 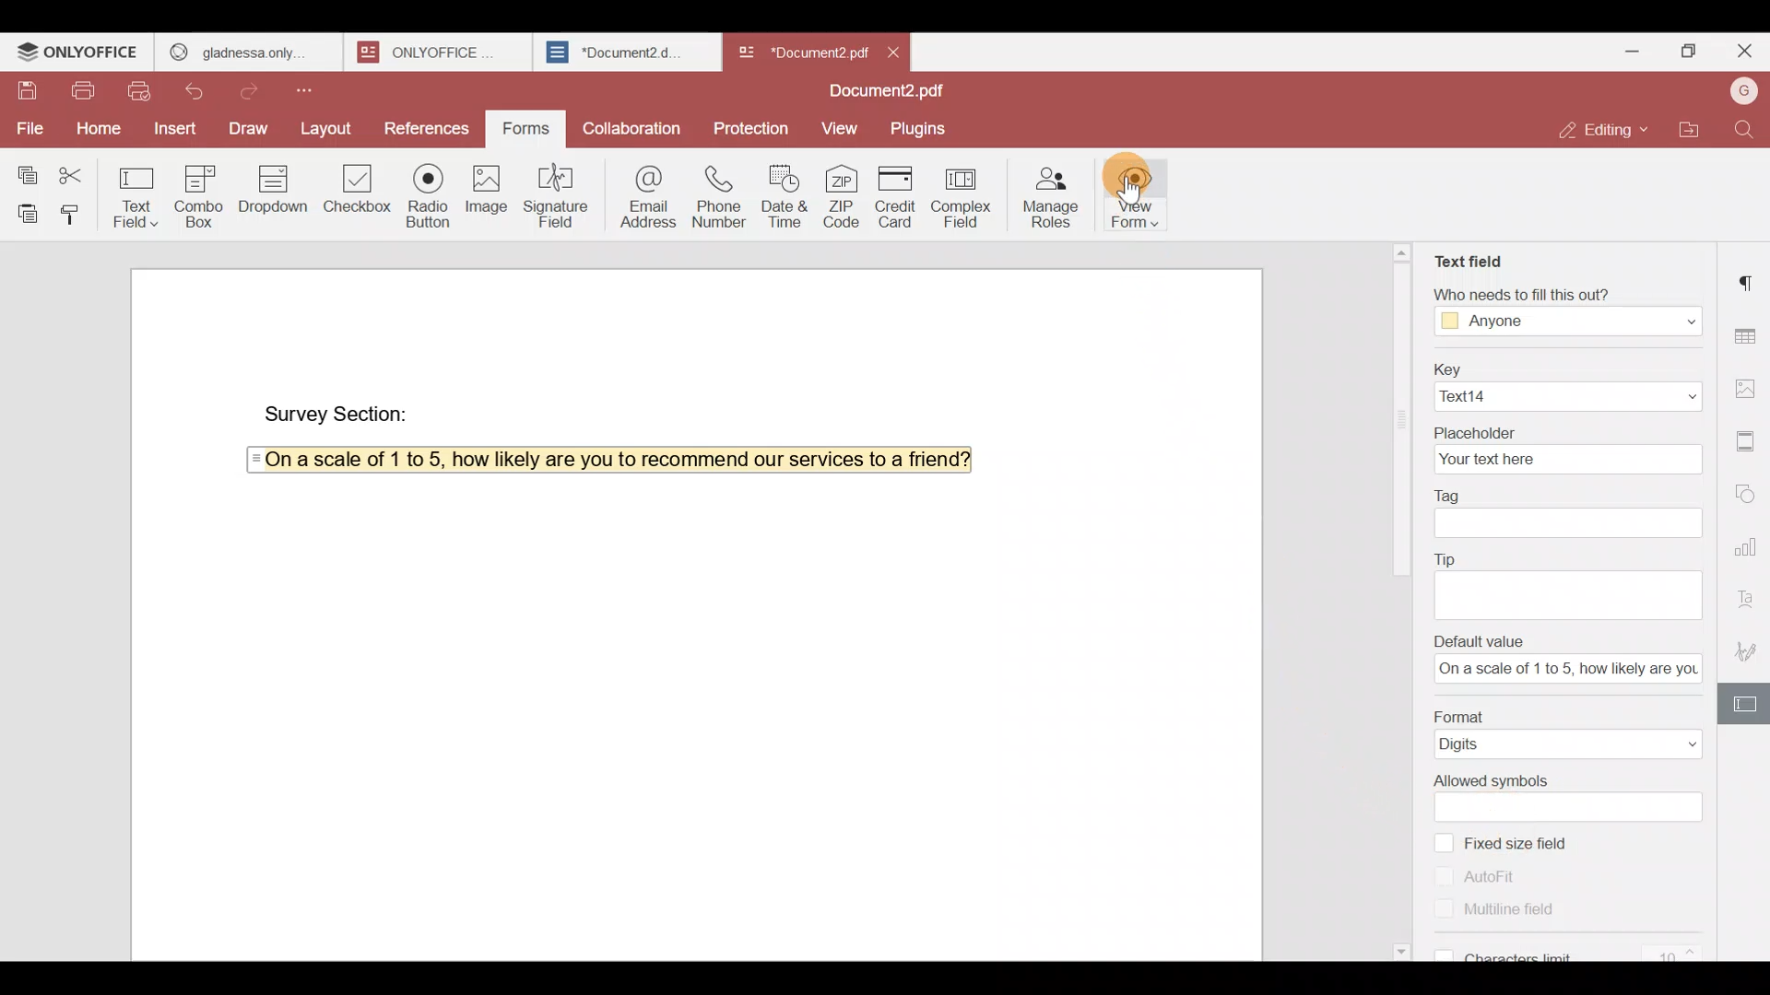 What do you see at coordinates (1566, 427) in the screenshot?
I see `Placeholder` at bounding box center [1566, 427].